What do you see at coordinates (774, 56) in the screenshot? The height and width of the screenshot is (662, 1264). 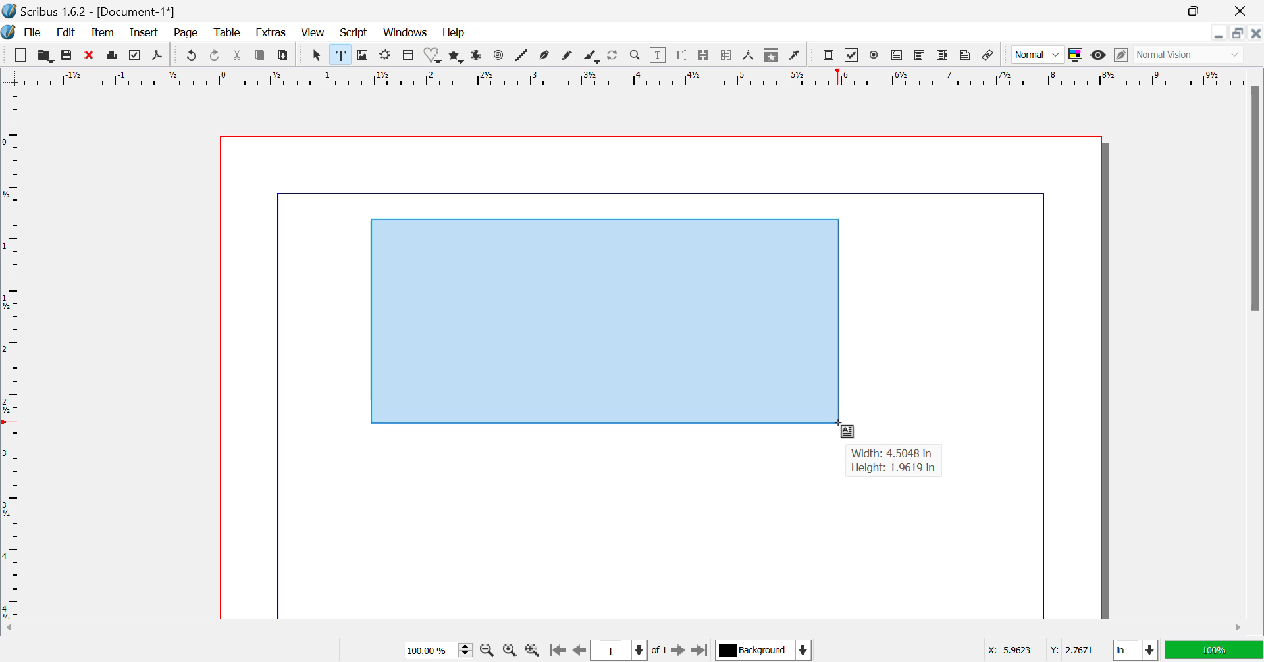 I see `Copy Item Properties` at bounding box center [774, 56].